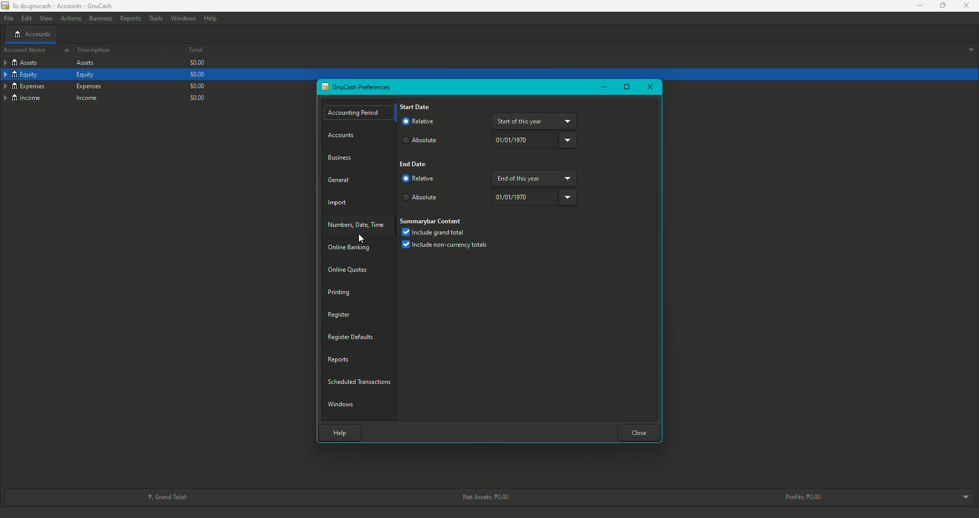 The width and height of the screenshot is (979, 518). What do you see at coordinates (483, 497) in the screenshot?
I see `Net Assets` at bounding box center [483, 497].